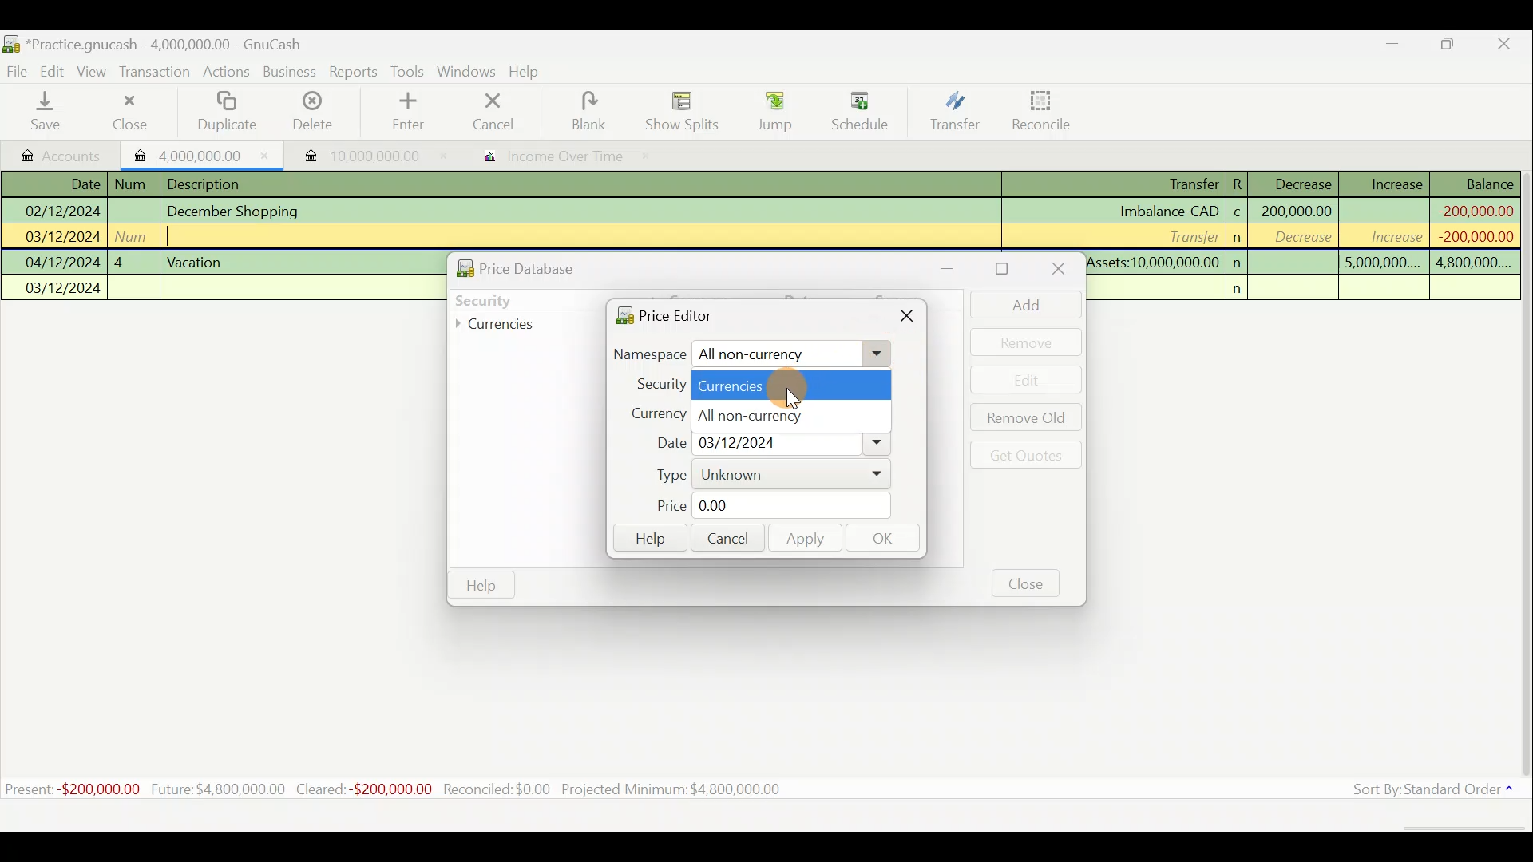  Describe the element at coordinates (510, 113) in the screenshot. I see `cancel` at that location.